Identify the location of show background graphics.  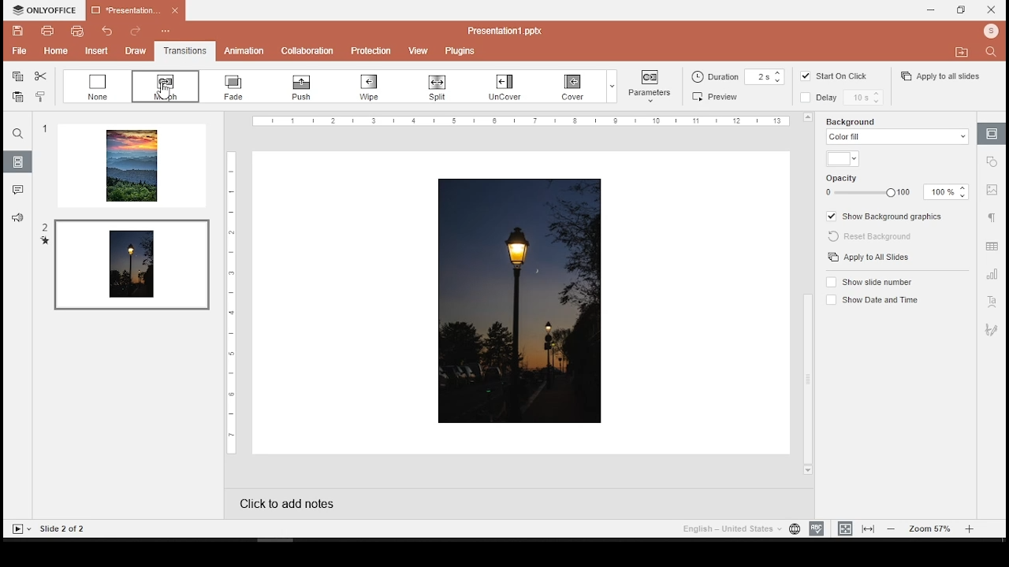
(887, 216).